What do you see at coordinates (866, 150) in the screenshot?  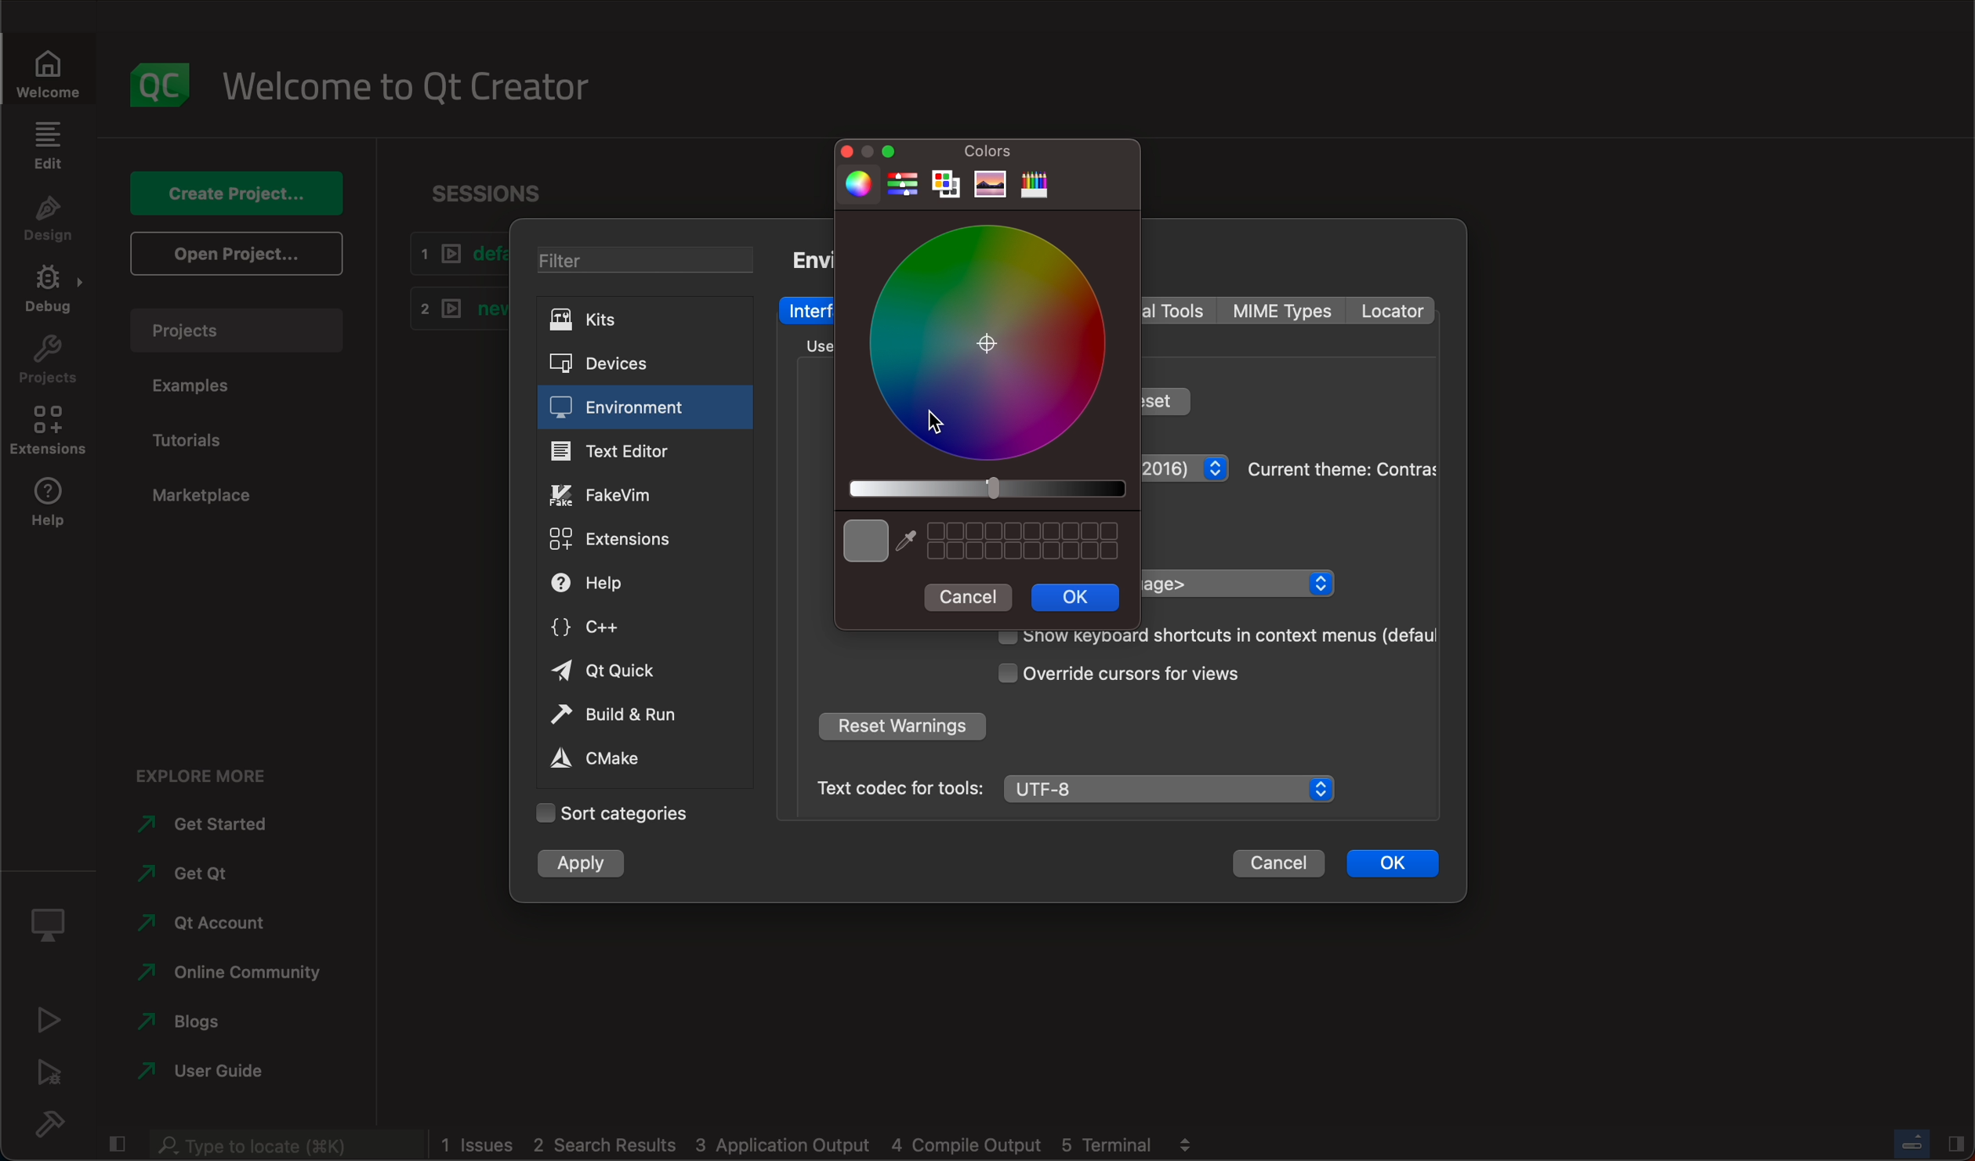 I see `resize` at bounding box center [866, 150].